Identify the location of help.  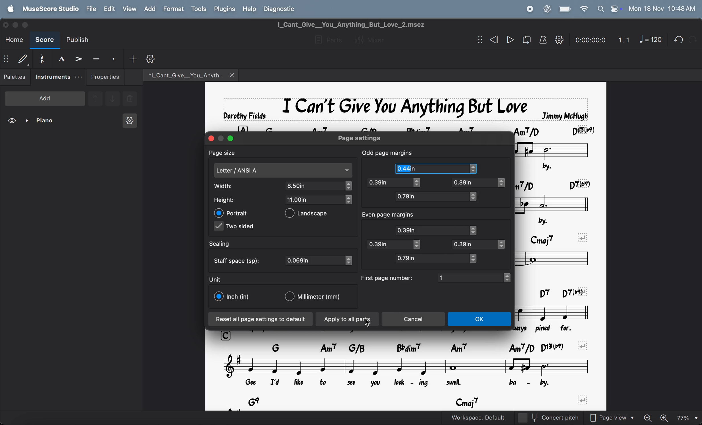
(250, 8).